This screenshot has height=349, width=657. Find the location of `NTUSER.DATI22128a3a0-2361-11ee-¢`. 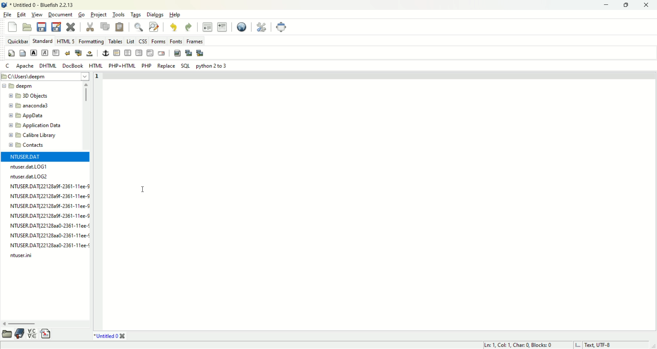

NTUSER.DATI22128a3a0-2361-11ee-¢ is located at coordinates (49, 225).